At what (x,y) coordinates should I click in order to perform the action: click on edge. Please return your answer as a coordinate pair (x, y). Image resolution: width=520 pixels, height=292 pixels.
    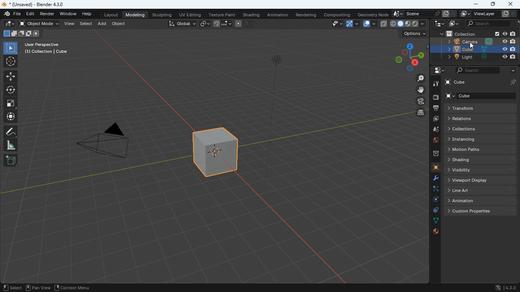
    Looking at the image, I should click on (432, 189).